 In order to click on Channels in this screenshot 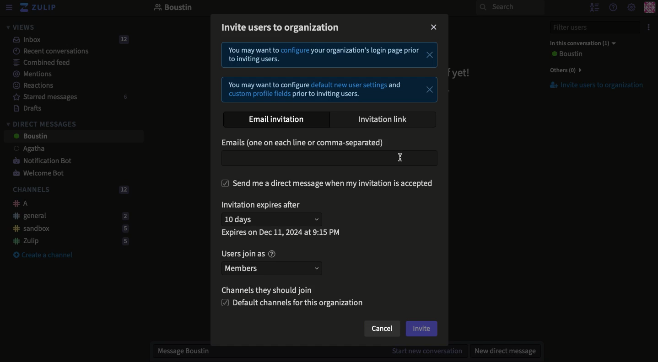, I will do `click(69, 190)`.